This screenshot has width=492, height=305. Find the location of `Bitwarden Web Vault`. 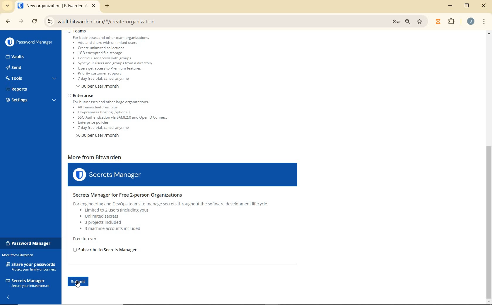

Bitwarden Web Vault is located at coordinates (57, 6).